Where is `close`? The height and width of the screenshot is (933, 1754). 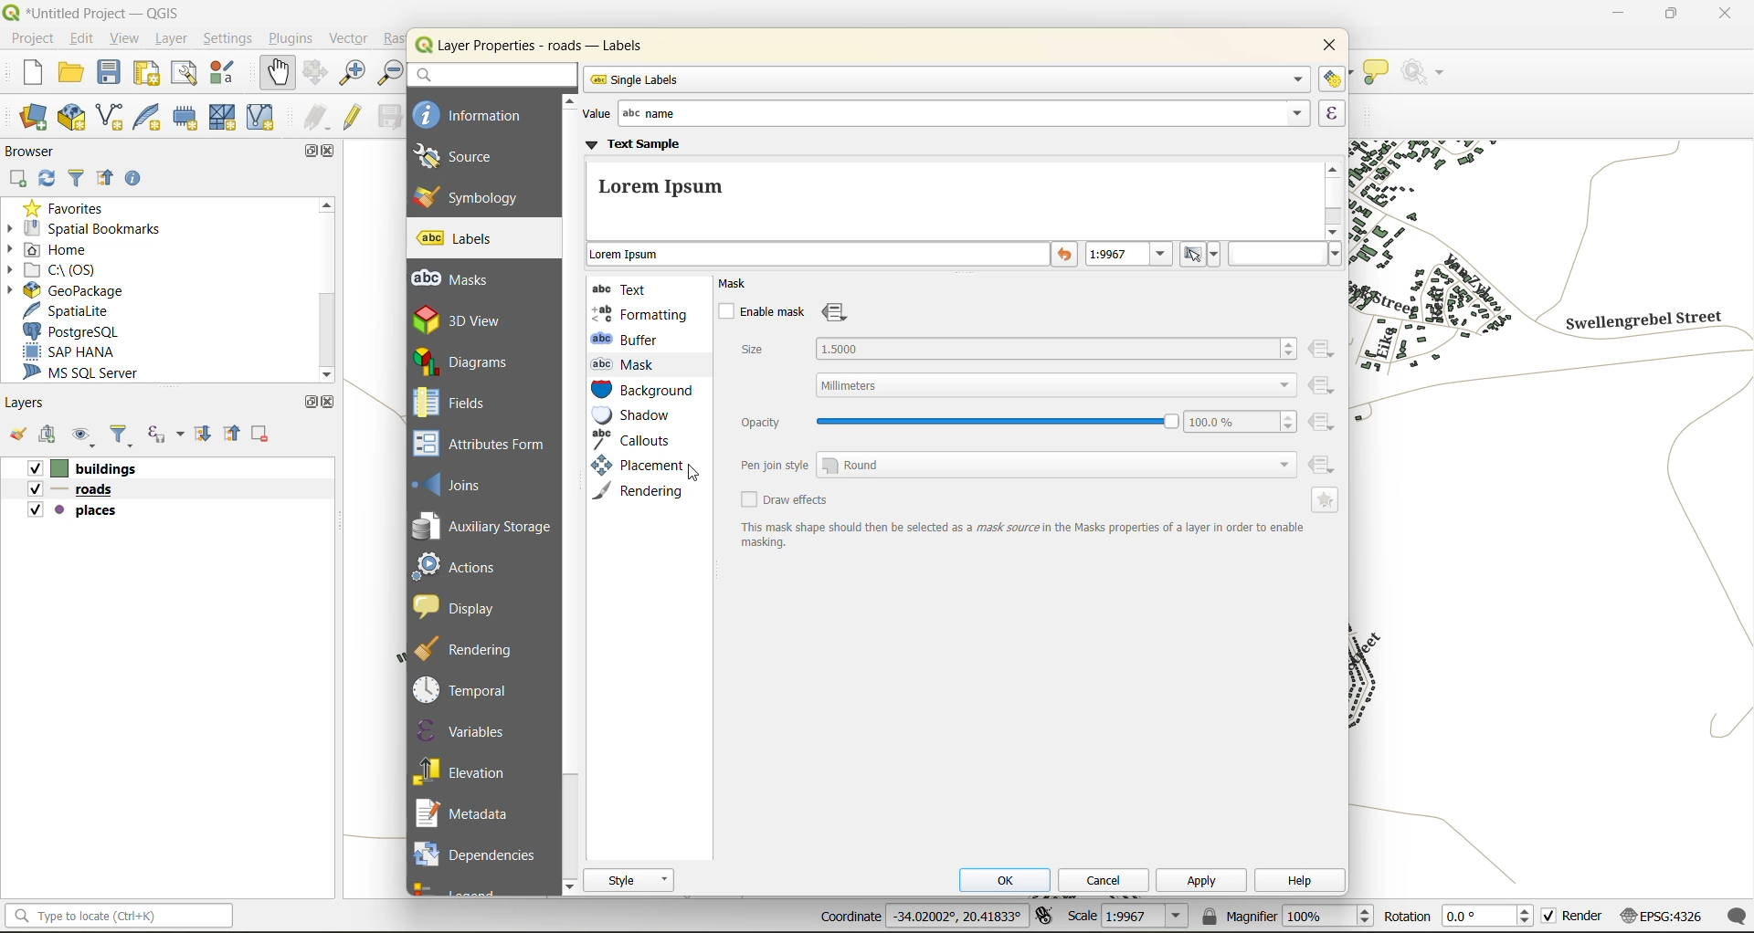
close is located at coordinates (1324, 47).